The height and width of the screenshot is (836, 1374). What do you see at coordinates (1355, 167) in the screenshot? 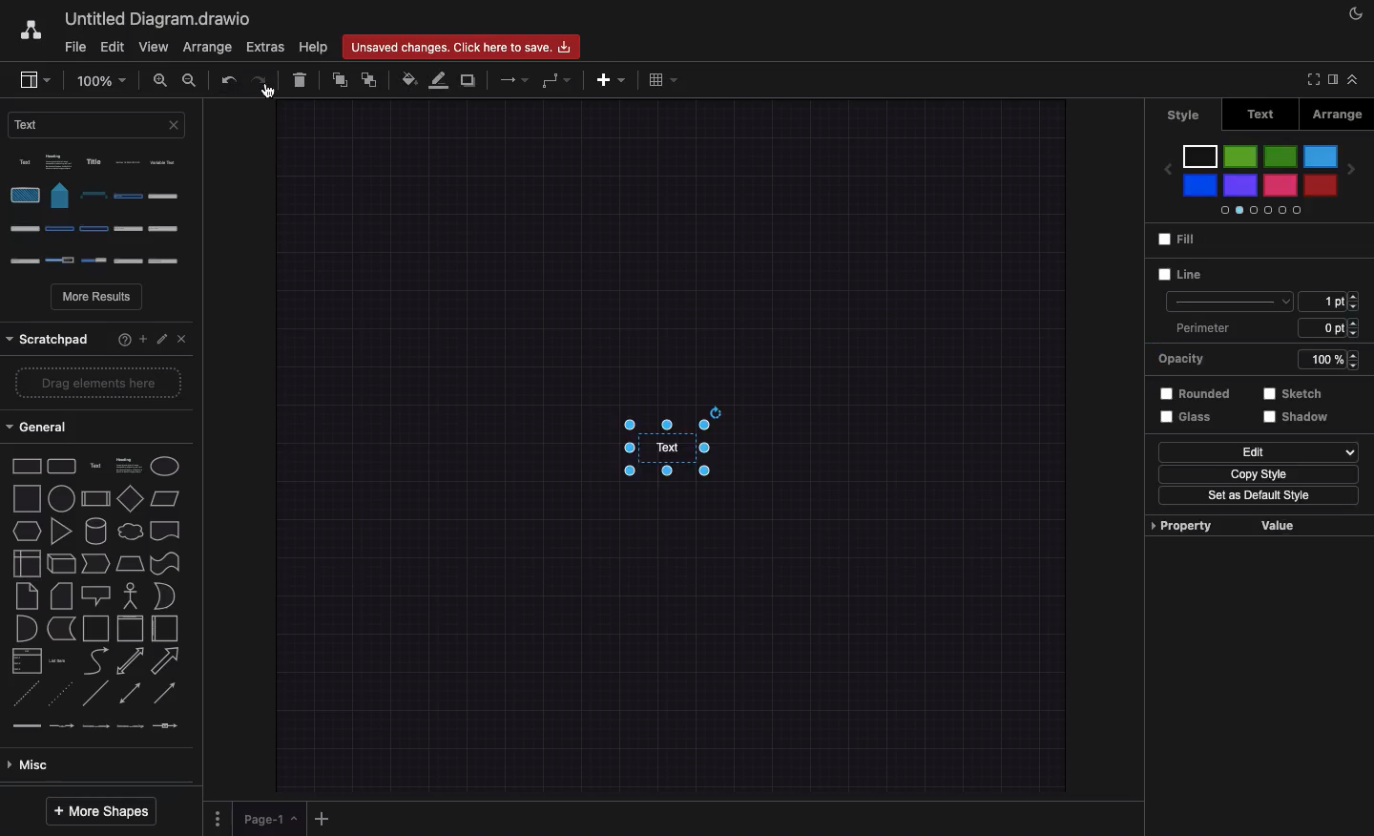
I see `Next` at bounding box center [1355, 167].